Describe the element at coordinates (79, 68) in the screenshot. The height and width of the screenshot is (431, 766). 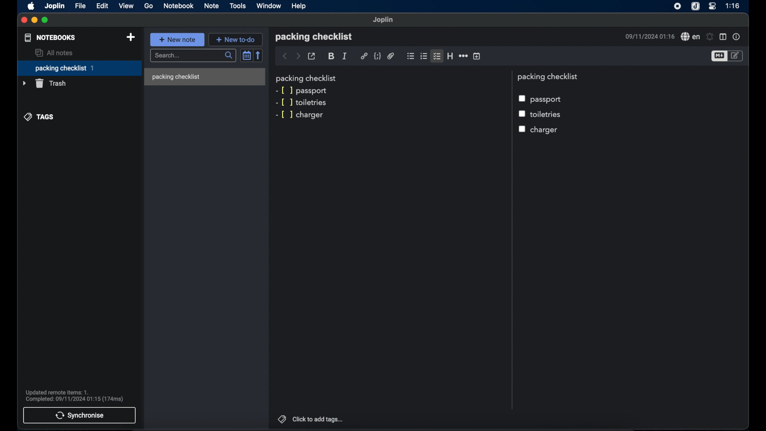
I see `packing checklist` at that location.